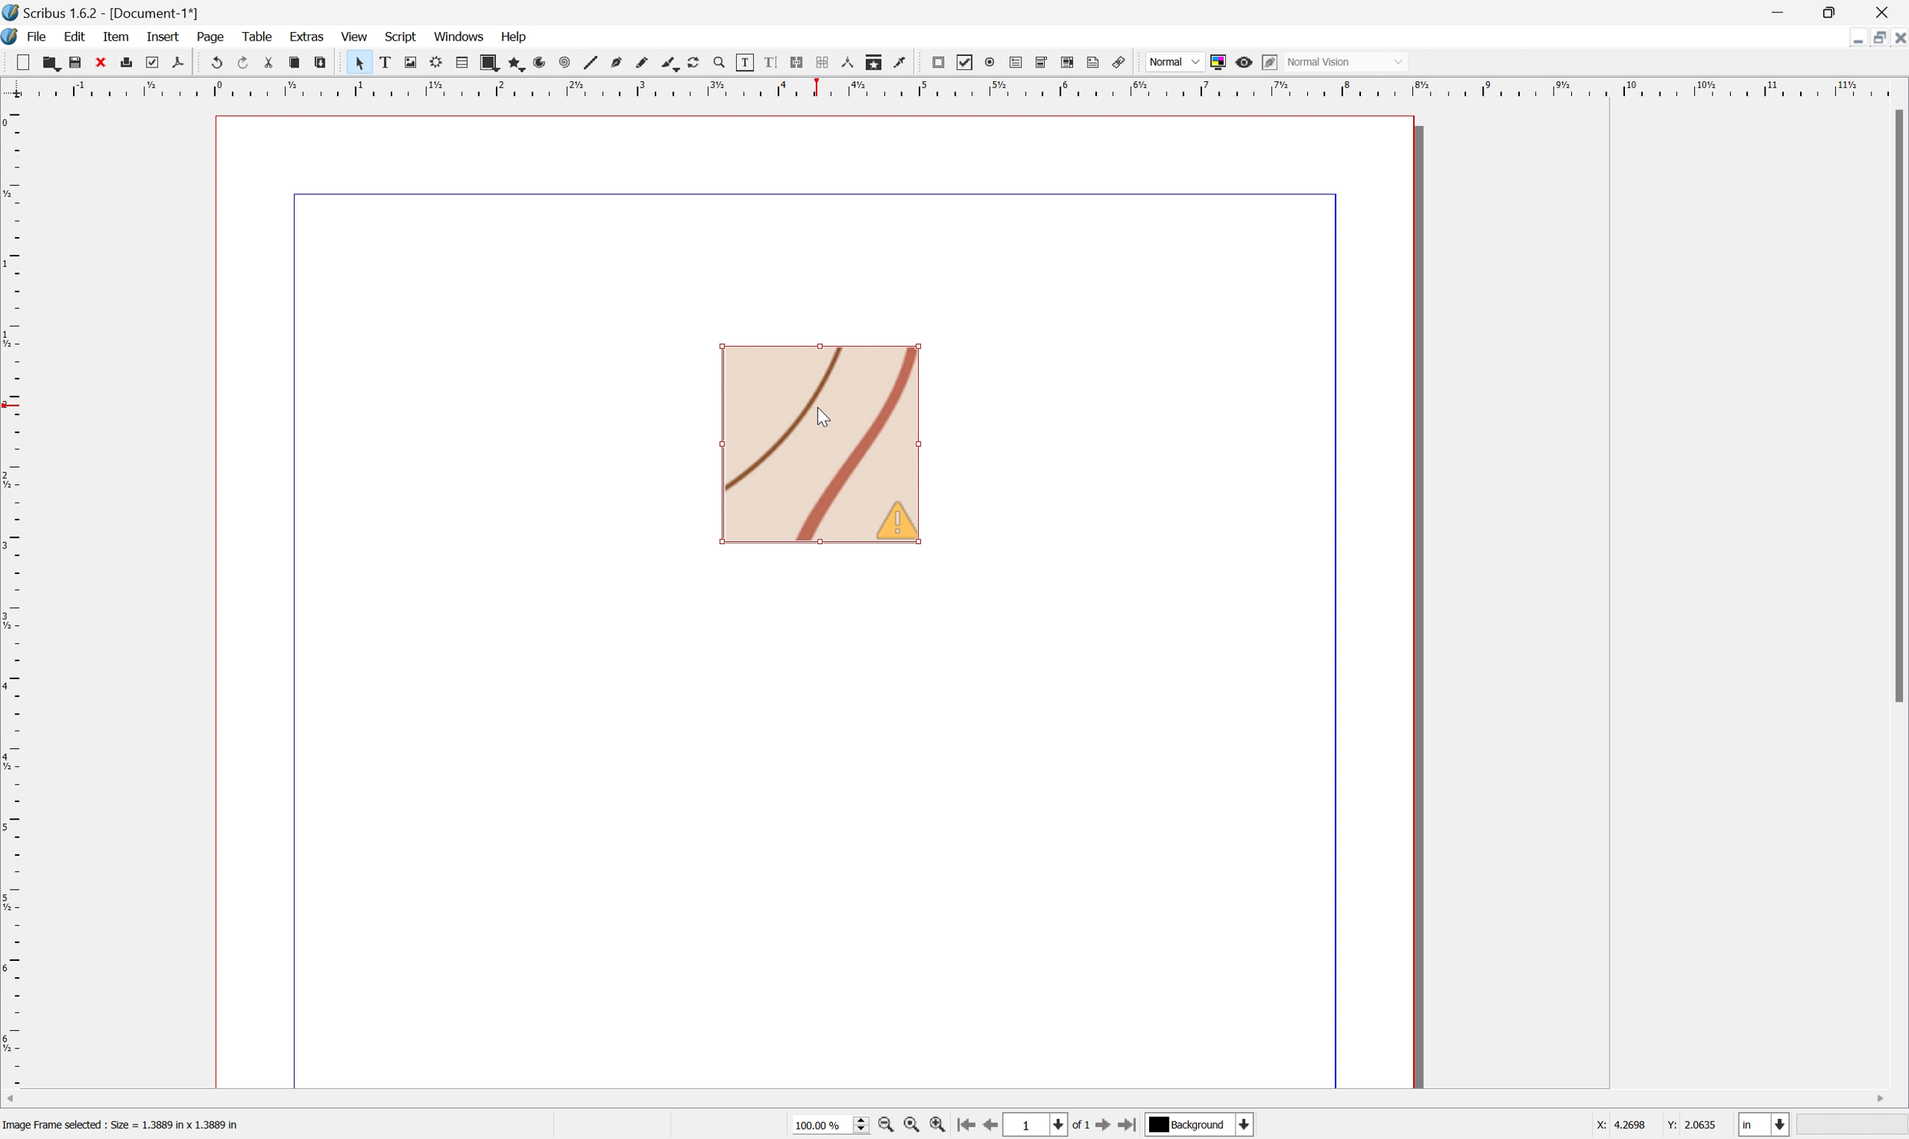 Image resolution: width=1909 pixels, height=1139 pixels. Describe the element at coordinates (365, 64) in the screenshot. I see `Select item` at that location.